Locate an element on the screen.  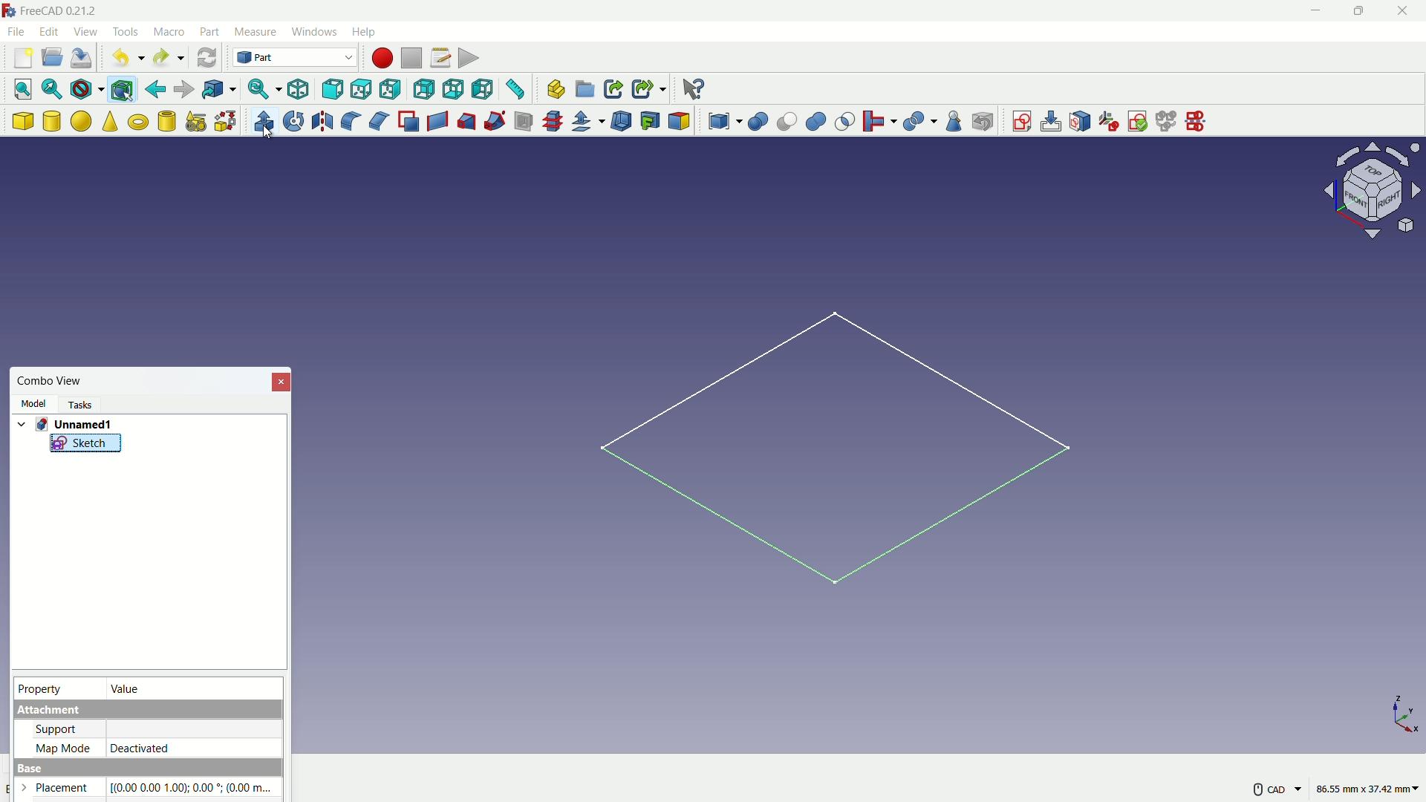
front view is located at coordinates (332, 88).